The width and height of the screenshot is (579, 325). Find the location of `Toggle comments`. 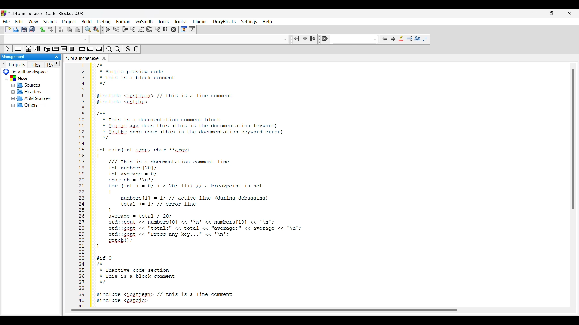

Toggle comments is located at coordinates (136, 49).